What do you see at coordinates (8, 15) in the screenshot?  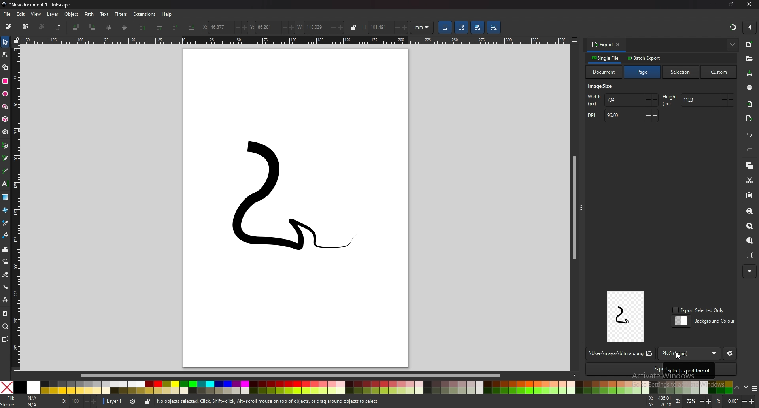 I see `file` at bounding box center [8, 15].